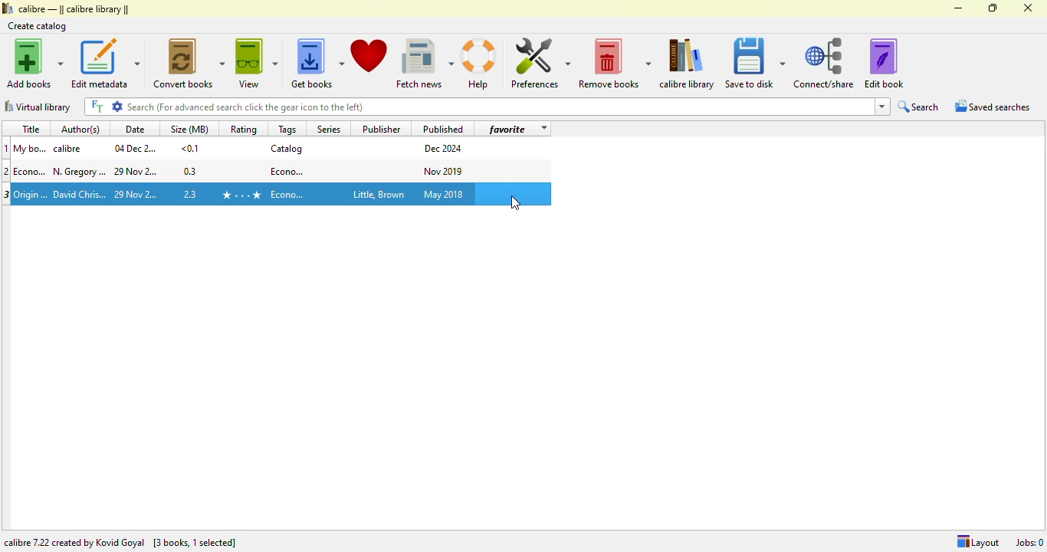 The width and height of the screenshot is (1047, 552). I want to click on save to disk, so click(755, 64).